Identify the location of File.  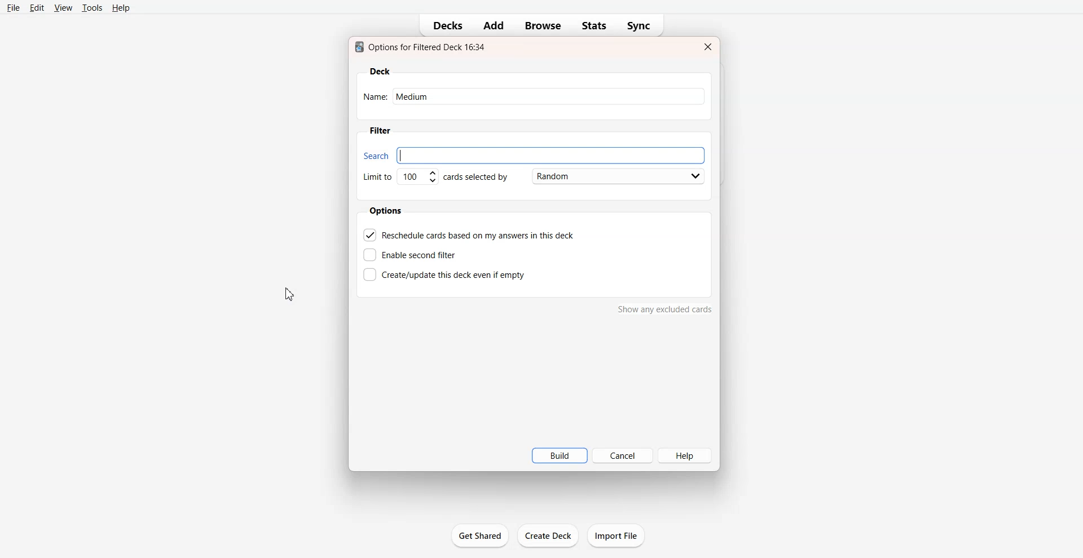
(14, 7).